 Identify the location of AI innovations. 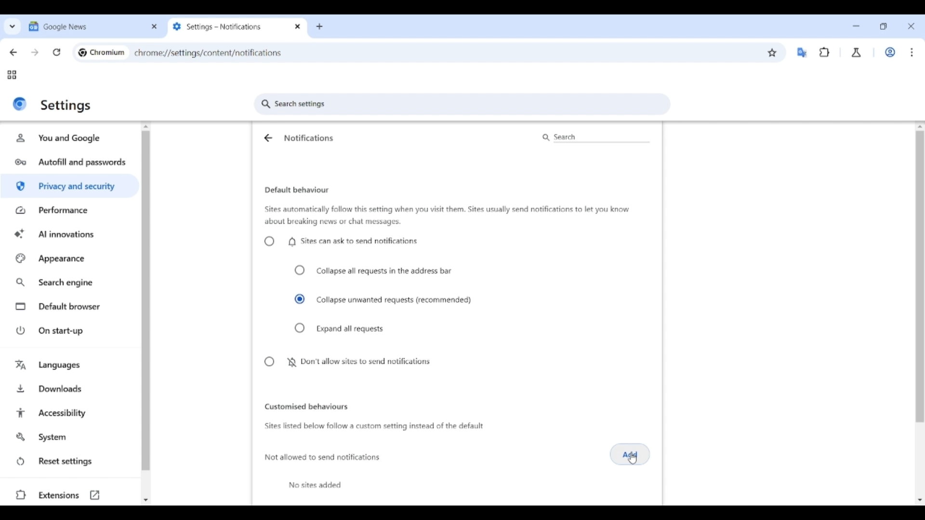
(70, 233).